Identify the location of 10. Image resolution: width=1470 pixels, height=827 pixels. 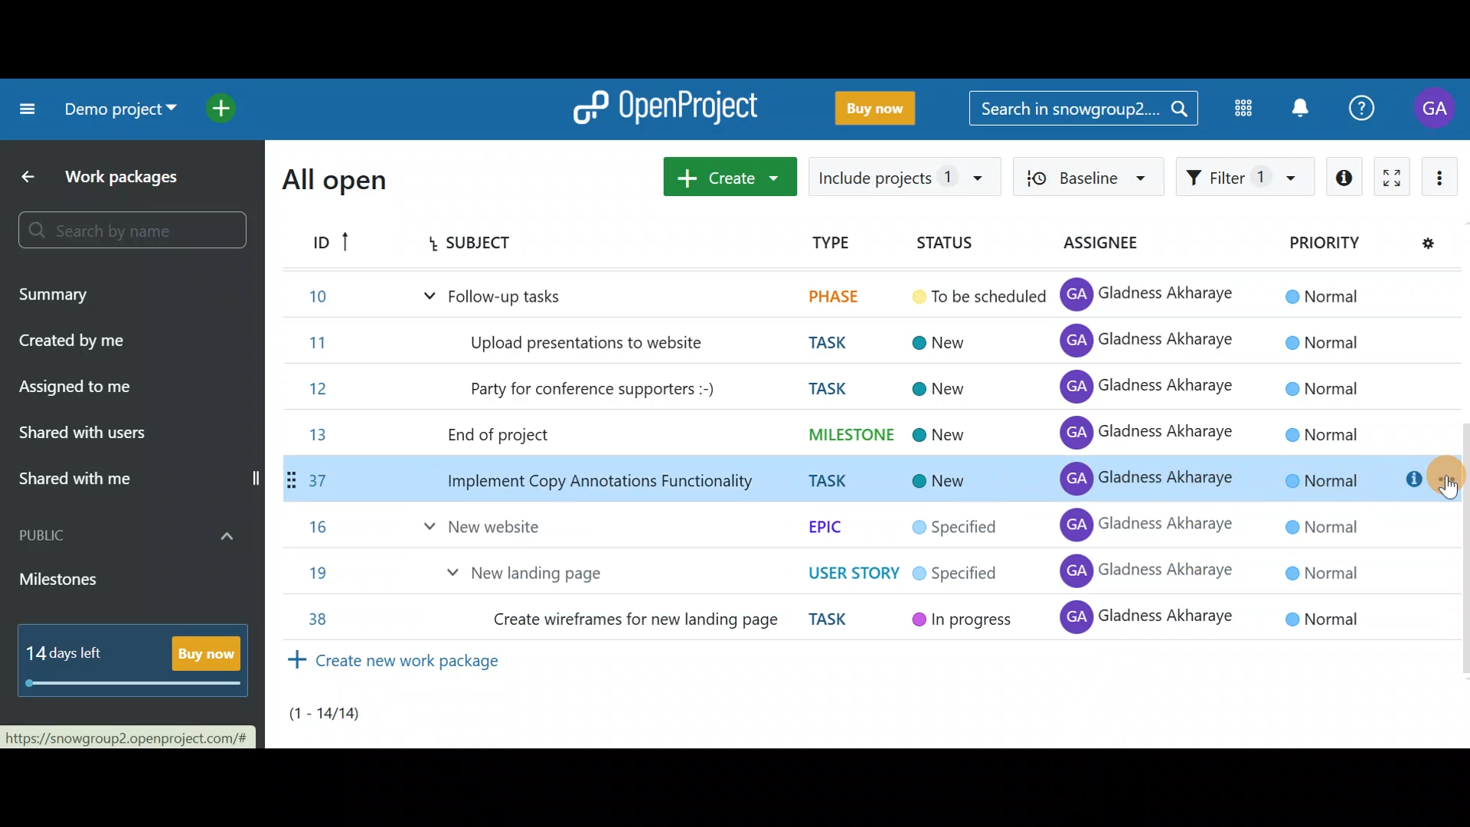
(311, 300).